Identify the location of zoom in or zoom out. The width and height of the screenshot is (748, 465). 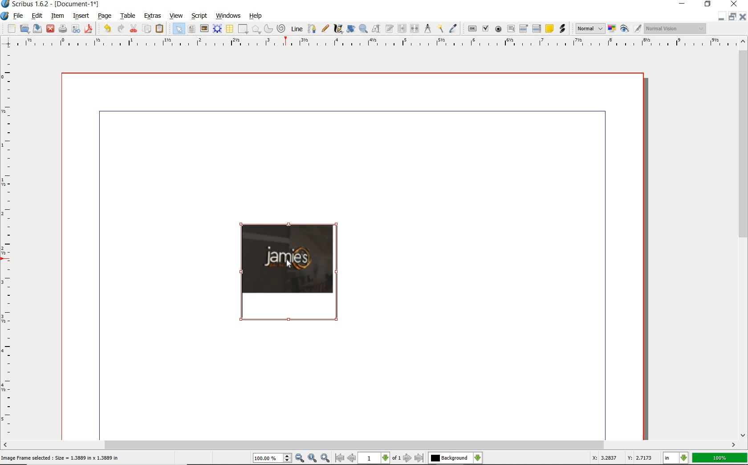
(363, 29).